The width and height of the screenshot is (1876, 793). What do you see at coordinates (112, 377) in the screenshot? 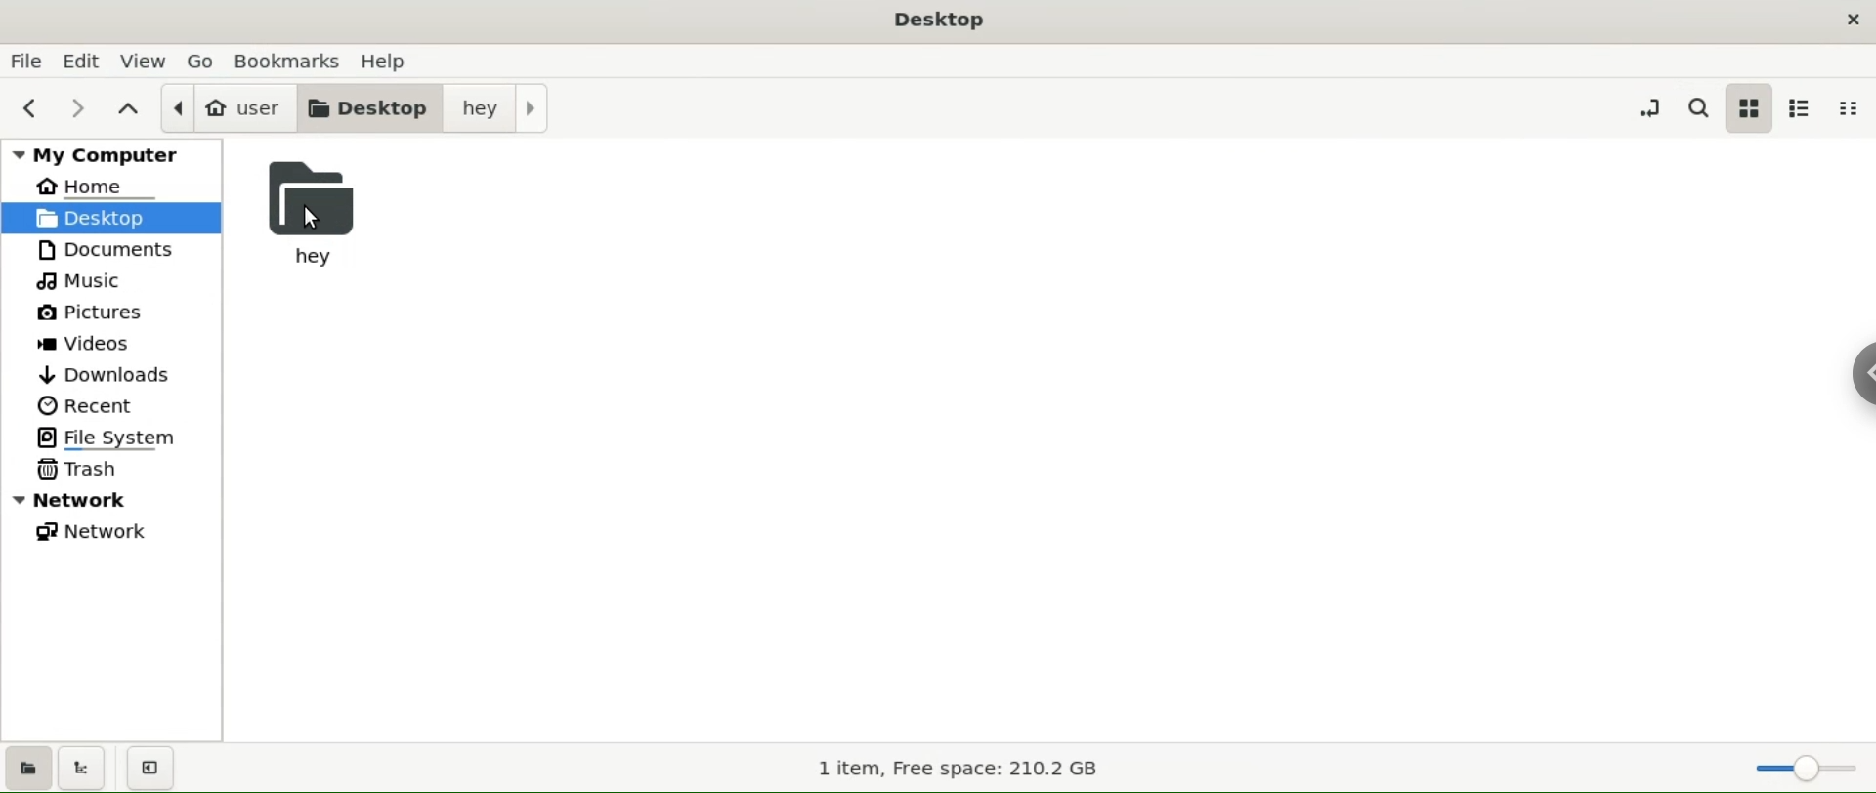
I see `downloads` at bounding box center [112, 377].